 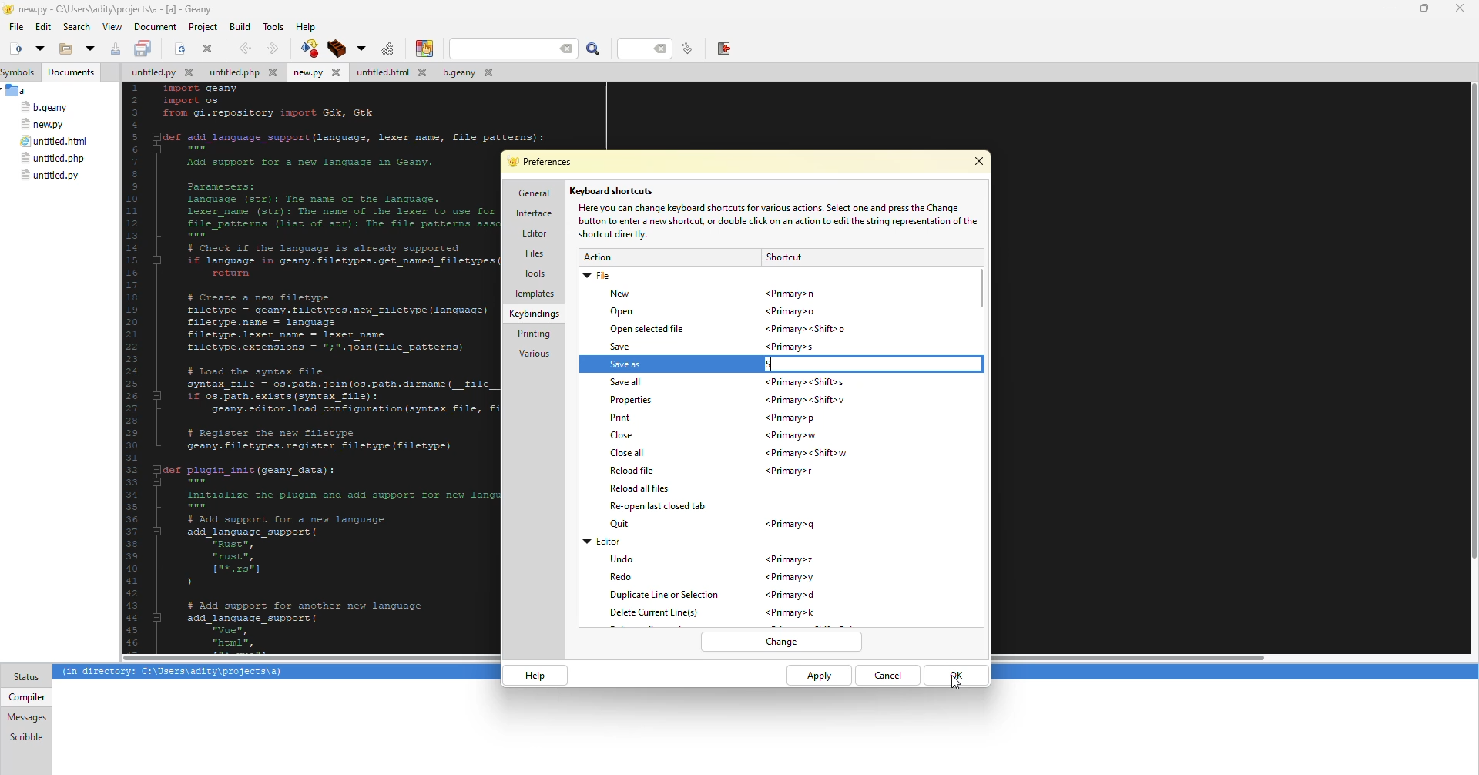 What do you see at coordinates (807, 331) in the screenshot?
I see `shortcut` at bounding box center [807, 331].